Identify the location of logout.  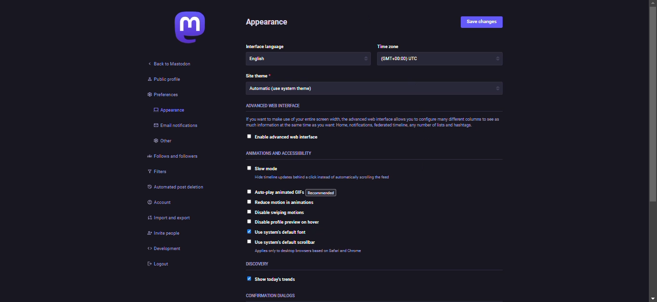
(161, 266).